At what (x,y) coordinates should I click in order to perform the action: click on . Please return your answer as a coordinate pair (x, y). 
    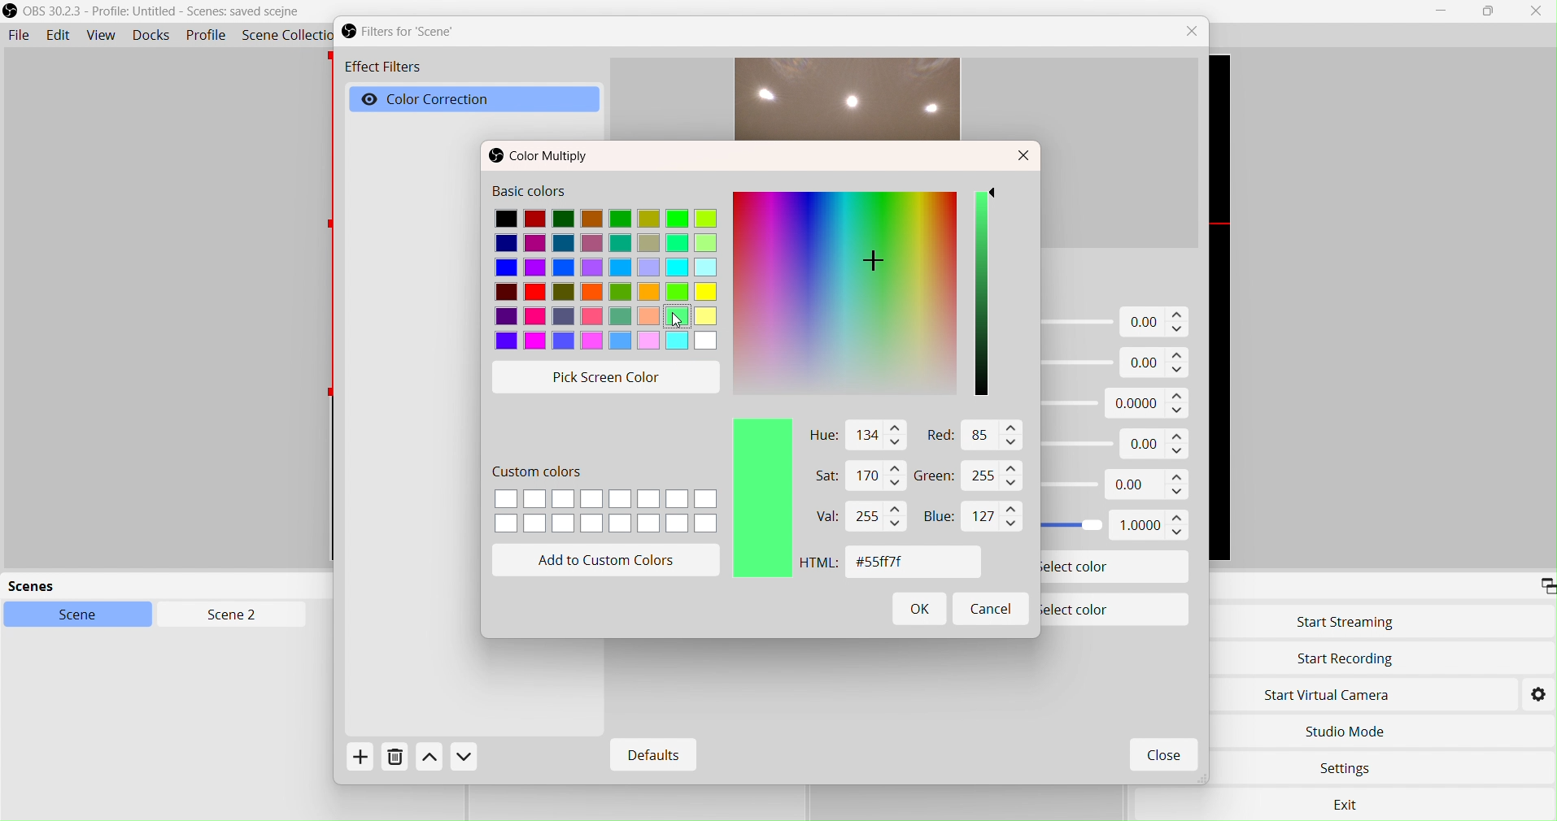
    Looking at the image, I should click on (185, 11).